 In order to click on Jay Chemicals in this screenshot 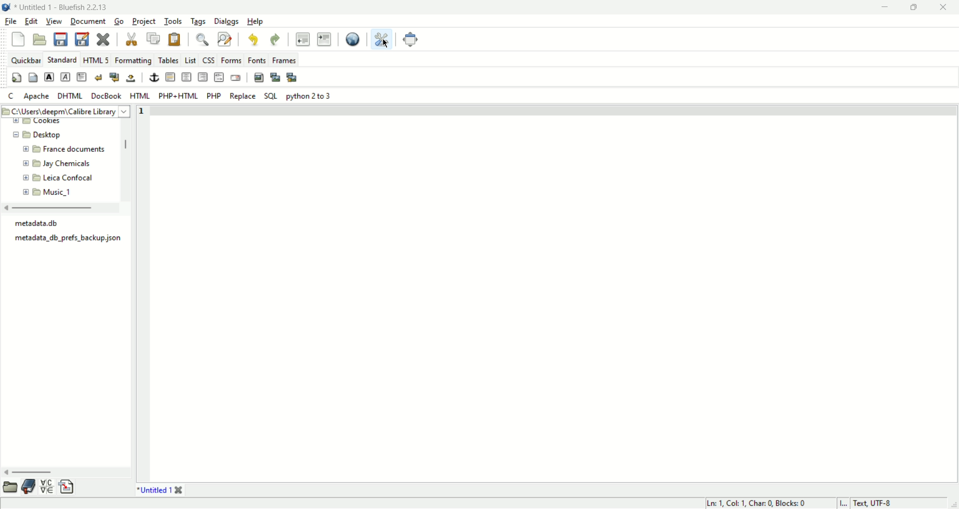, I will do `click(69, 165)`.